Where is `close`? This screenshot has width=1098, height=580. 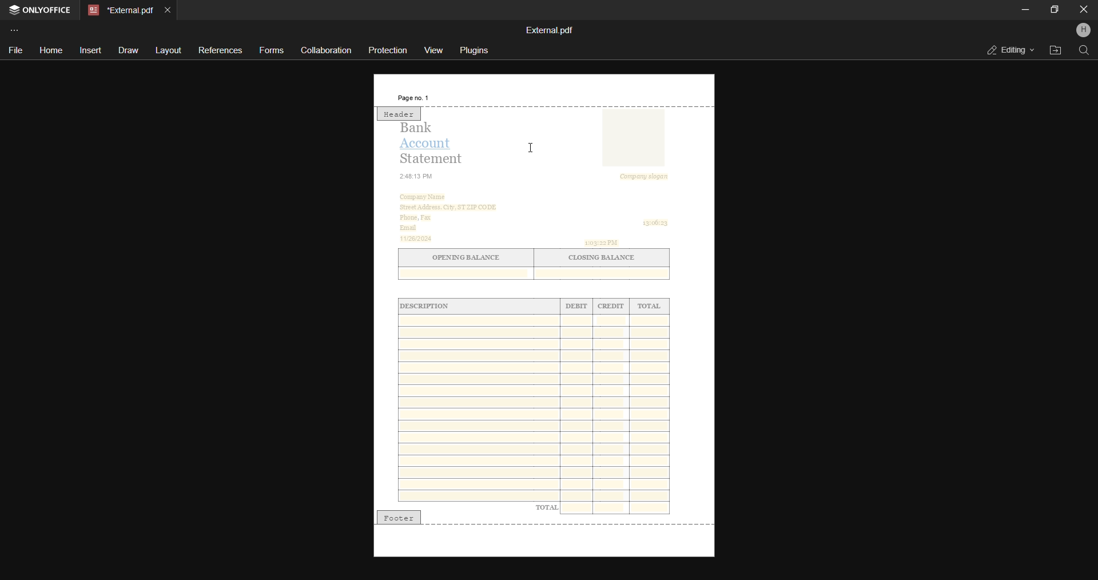 close is located at coordinates (1084, 10).